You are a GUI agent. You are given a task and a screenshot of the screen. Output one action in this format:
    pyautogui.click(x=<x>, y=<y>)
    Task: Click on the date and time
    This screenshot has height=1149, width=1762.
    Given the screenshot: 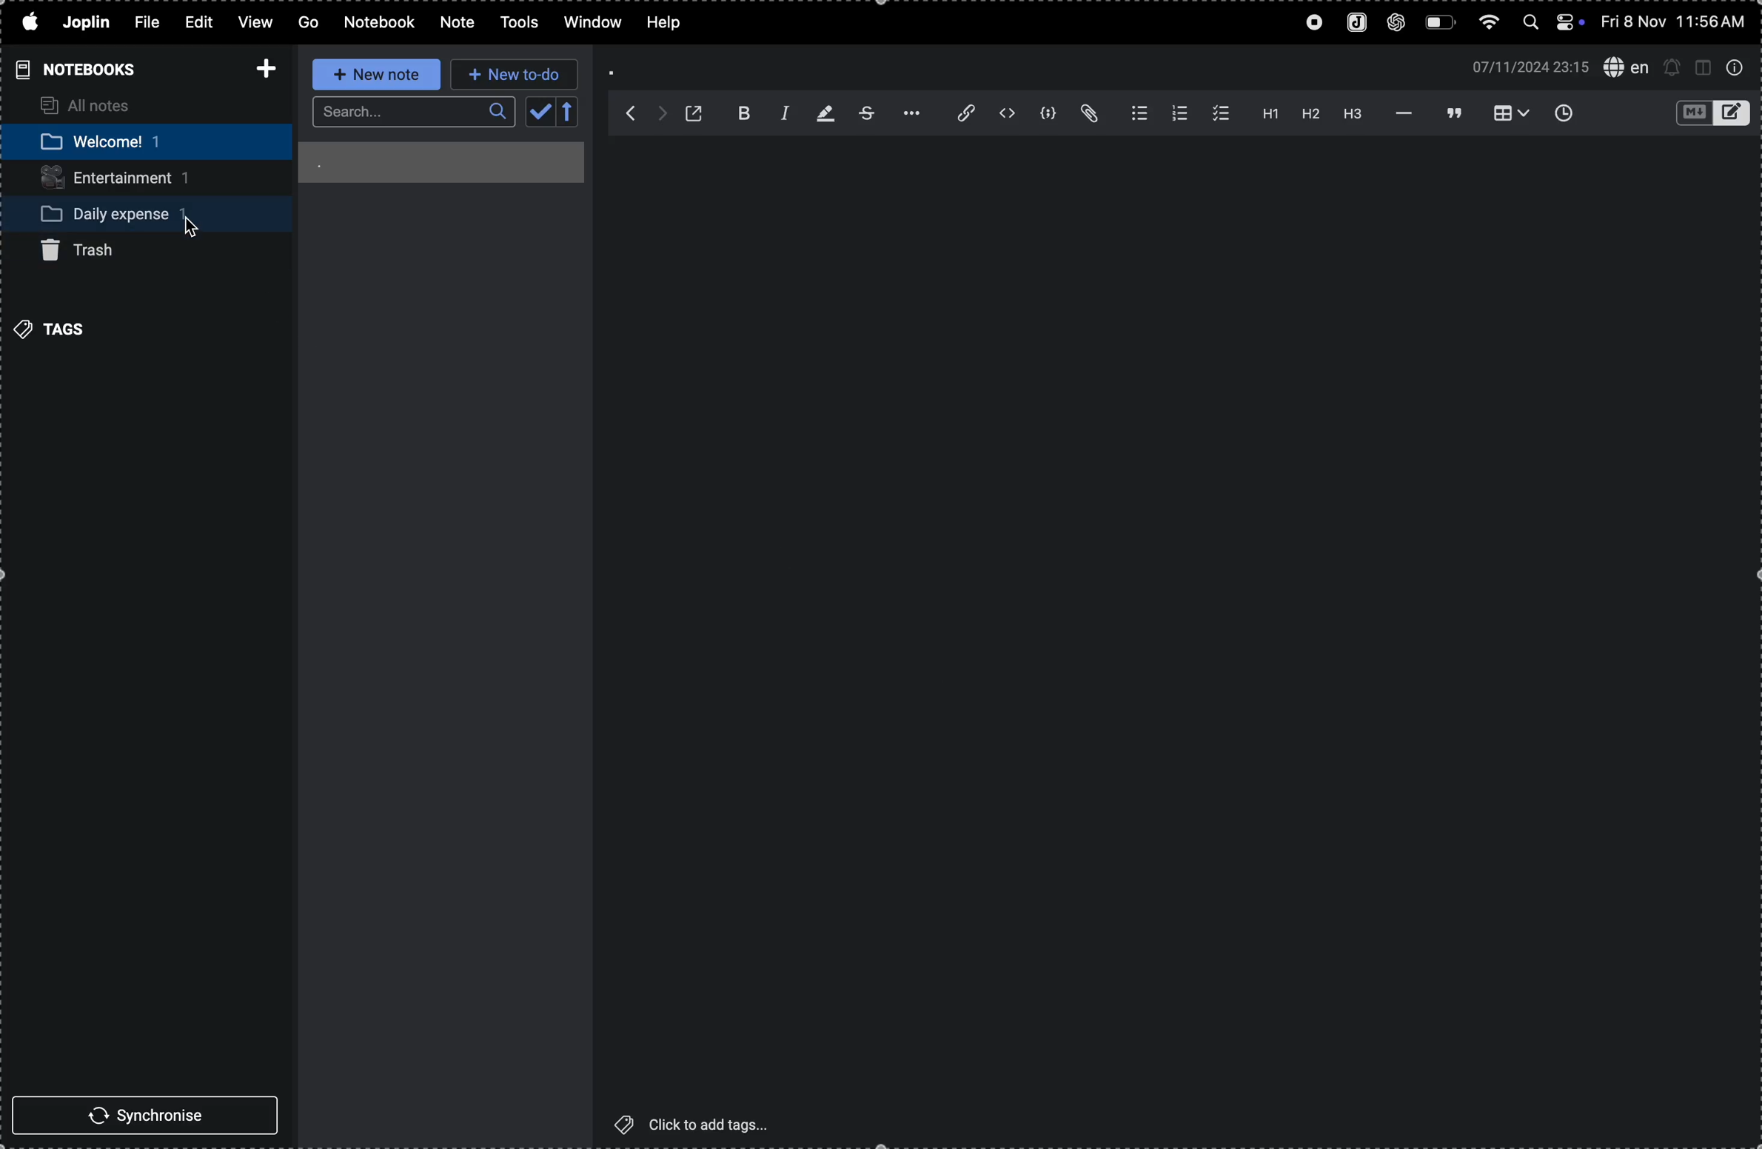 What is the action you would take?
    pyautogui.click(x=1675, y=22)
    